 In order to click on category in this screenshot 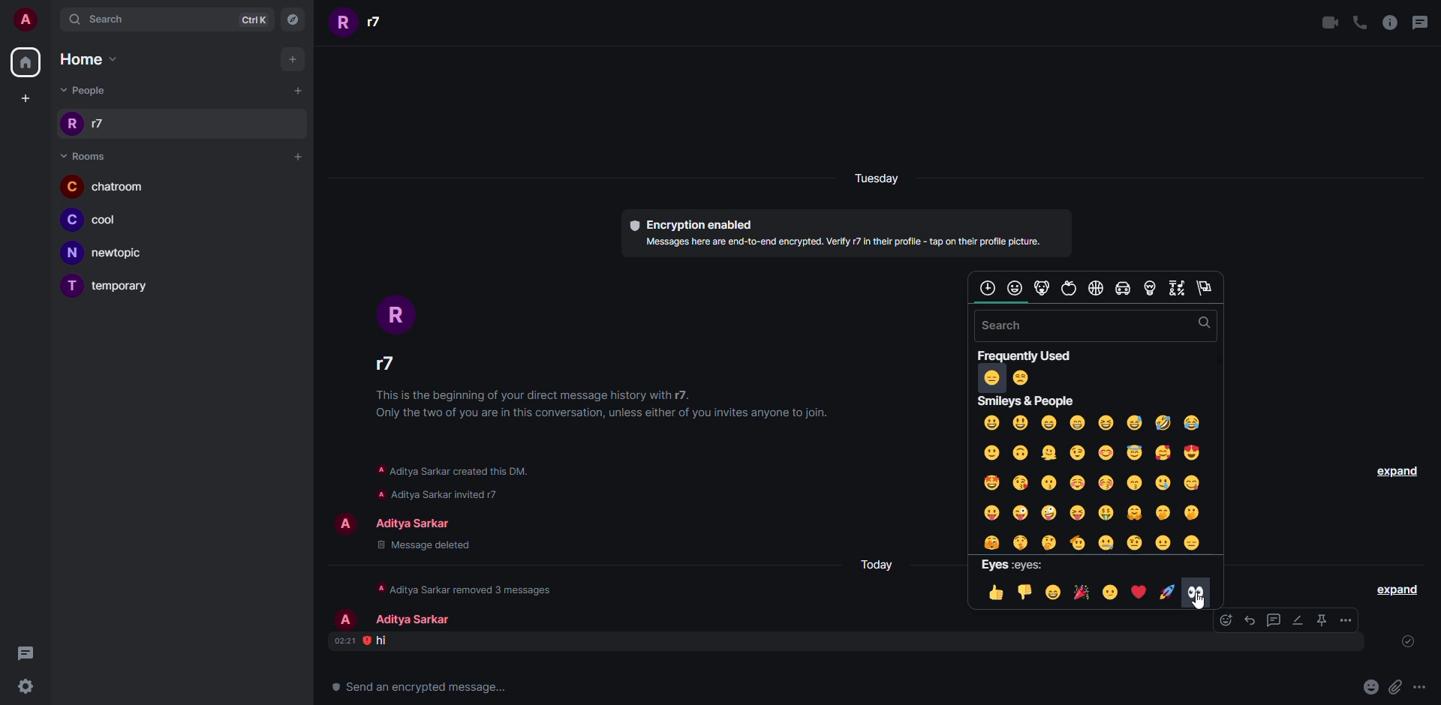, I will do `click(1205, 288)`.